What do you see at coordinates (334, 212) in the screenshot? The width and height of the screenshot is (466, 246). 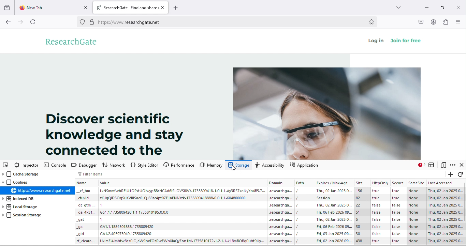 I see `date` at bounding box center [334, 212].